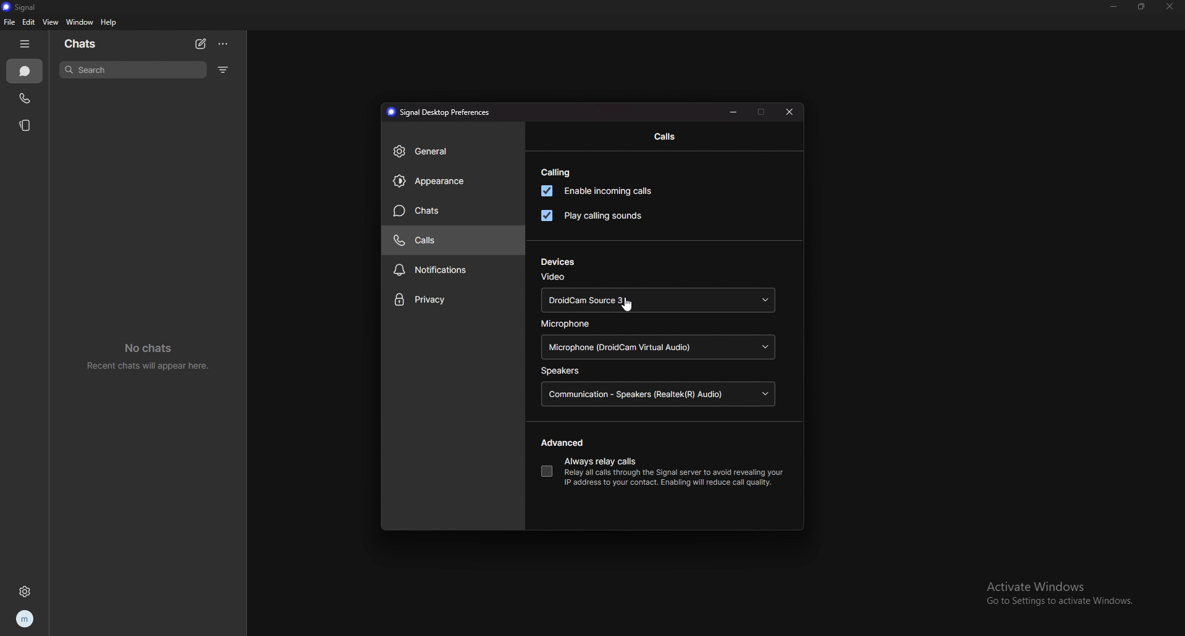 Image resolution: width=1185 pixels, height=636 pixels. I want to click on file, so click(9, 22).